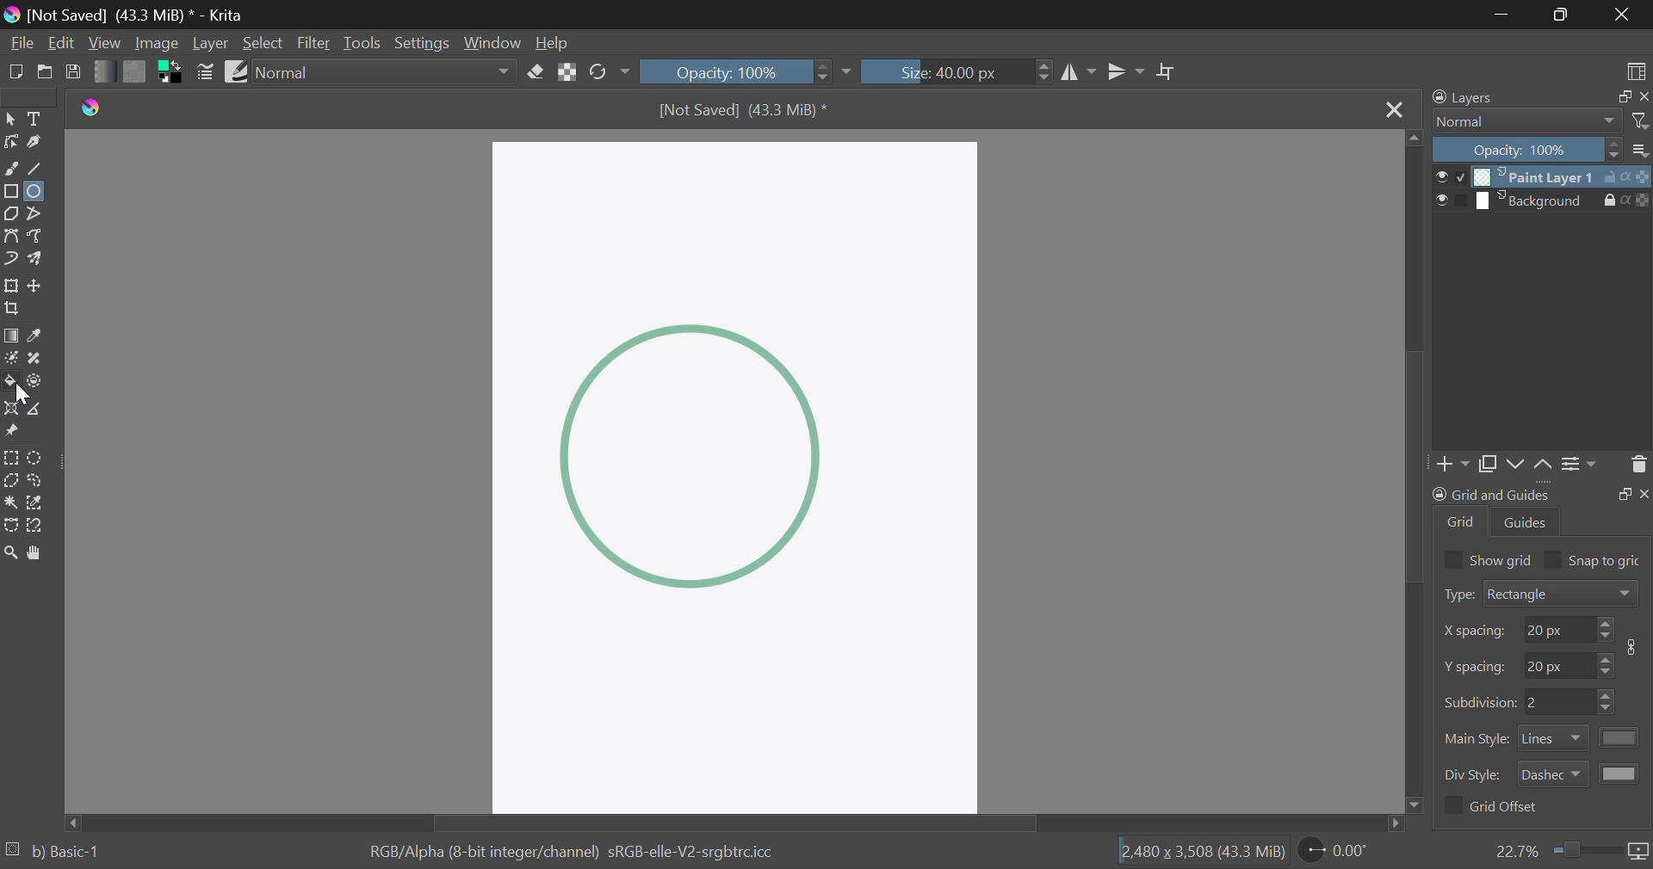  What do you see at coordinates (134, 74) in the screenshot?
I see `Pattern` at bounding box center [134, 74].